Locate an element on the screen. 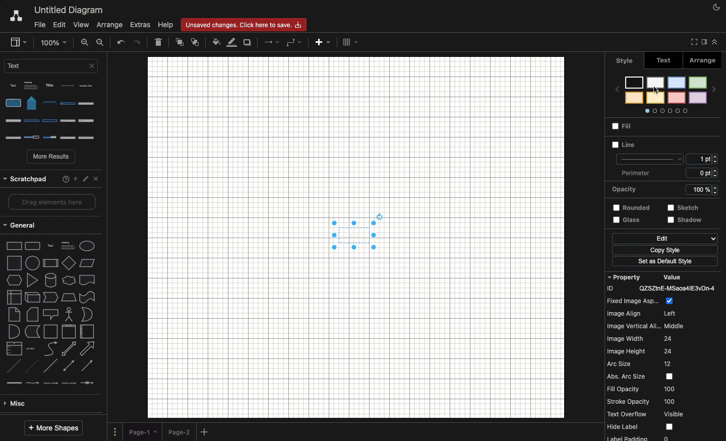  Help is located at coordinates (165, 25).